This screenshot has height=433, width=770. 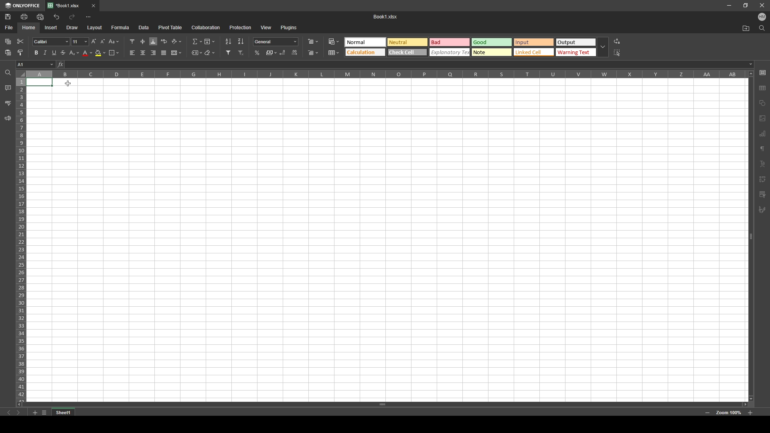 What do you see at coordinates (34, 413) in the screenshot?
I see `add sheet` at bounding box center [34, 413].